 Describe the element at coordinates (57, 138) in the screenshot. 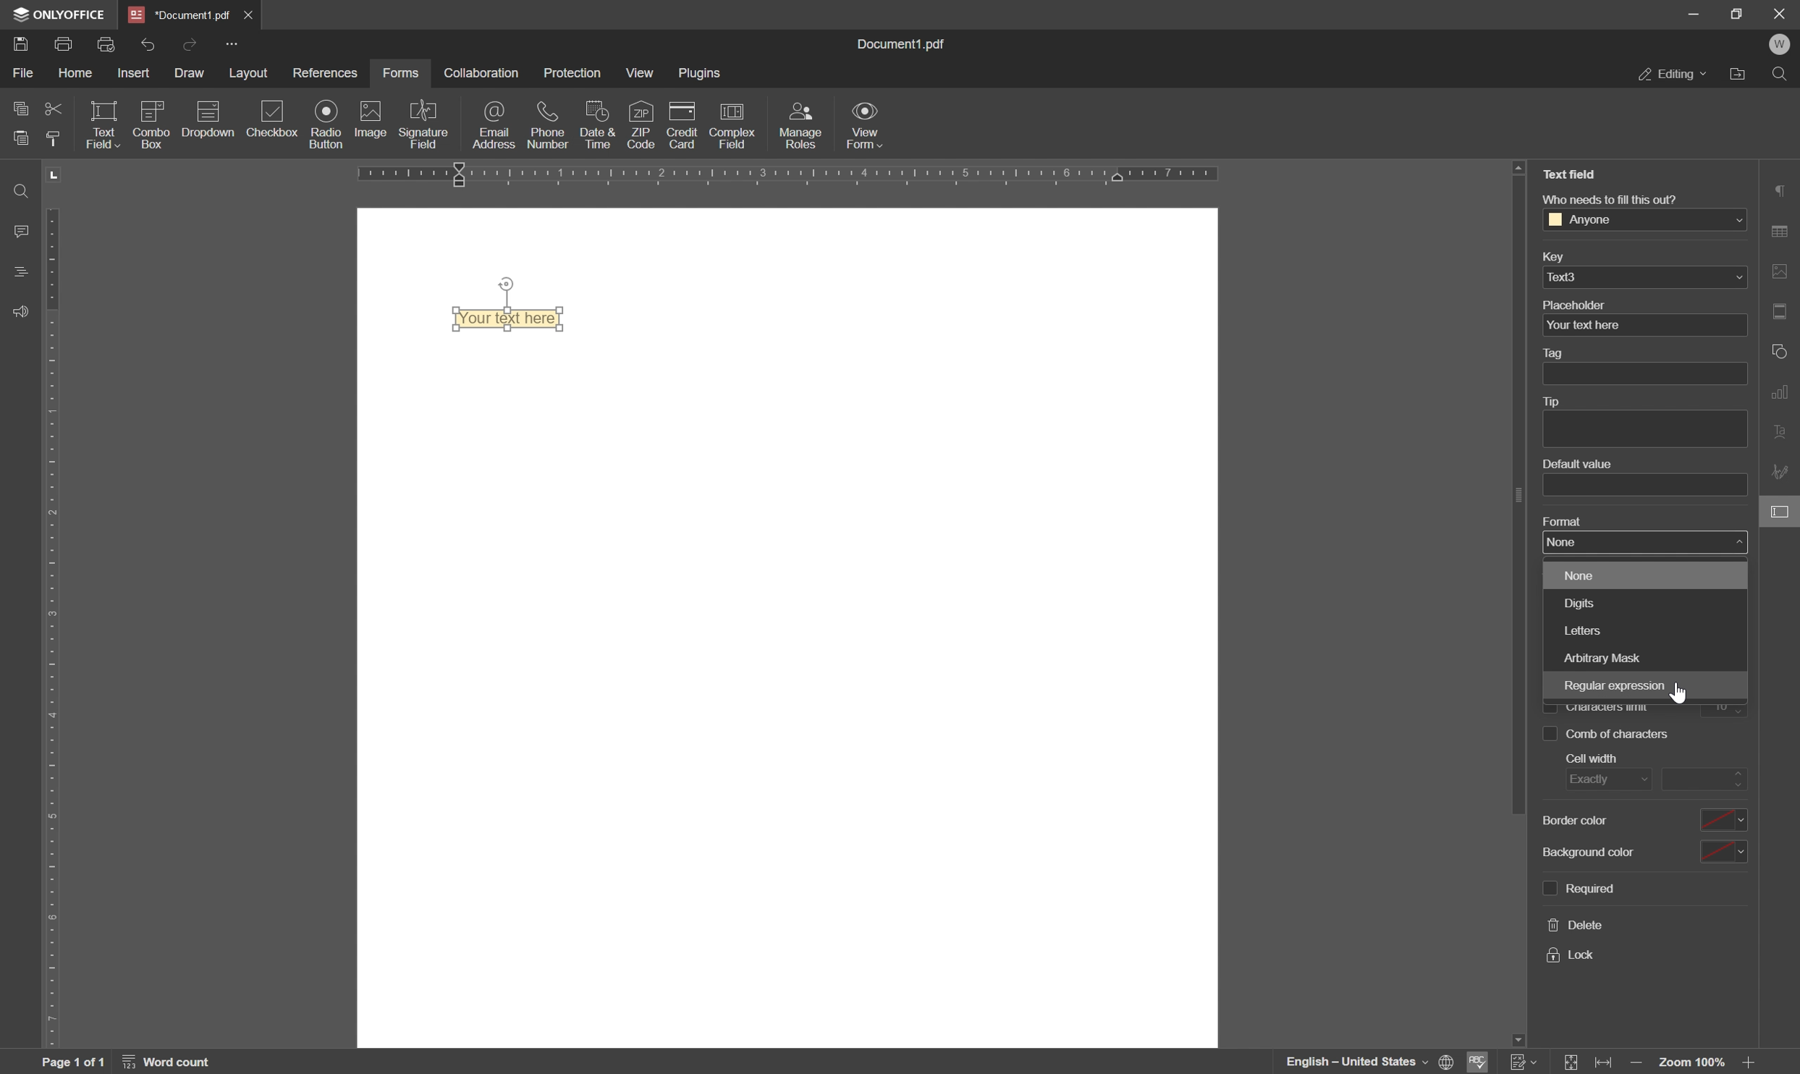

I see `copy style` at that location.